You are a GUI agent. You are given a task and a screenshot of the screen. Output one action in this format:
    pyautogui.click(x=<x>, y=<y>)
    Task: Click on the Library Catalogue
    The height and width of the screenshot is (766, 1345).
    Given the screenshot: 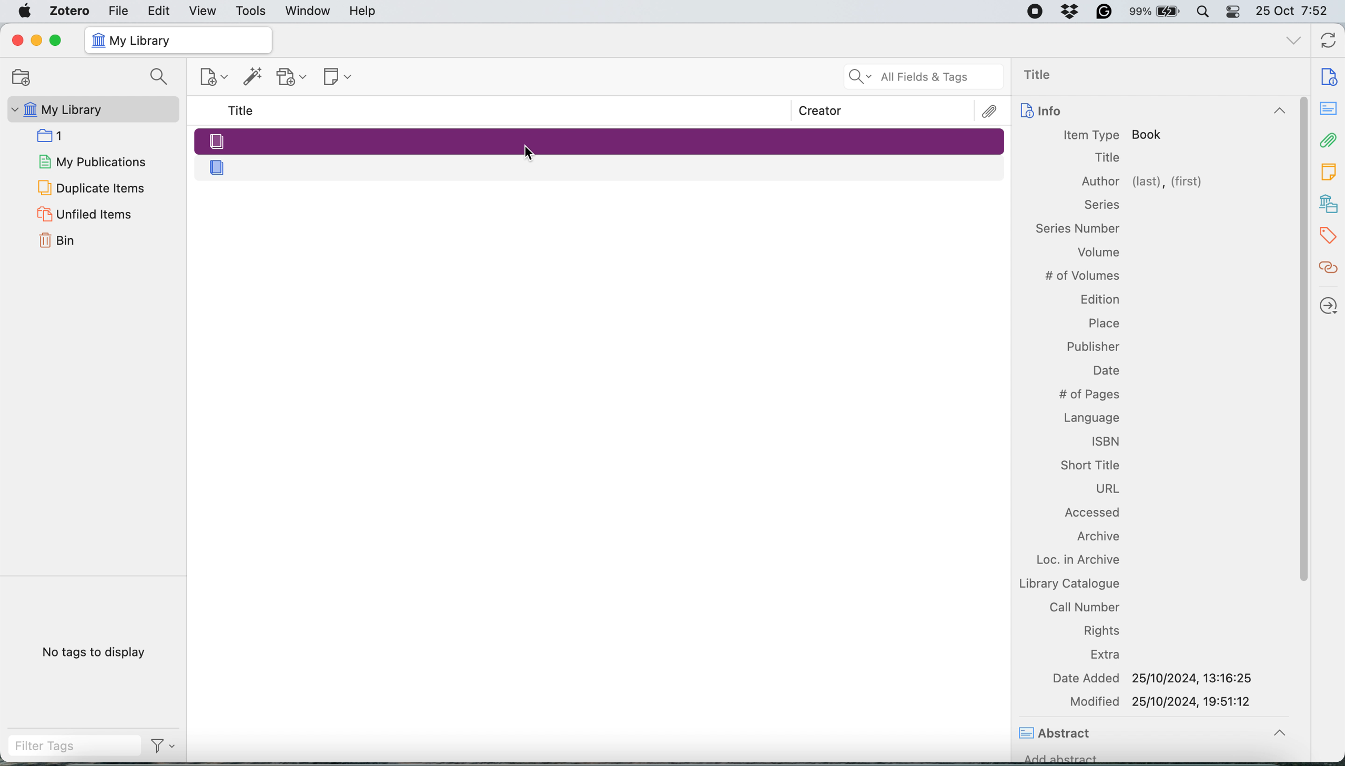 What is the action you would take?
    pyautogui.click(x=1068, y=583)
    